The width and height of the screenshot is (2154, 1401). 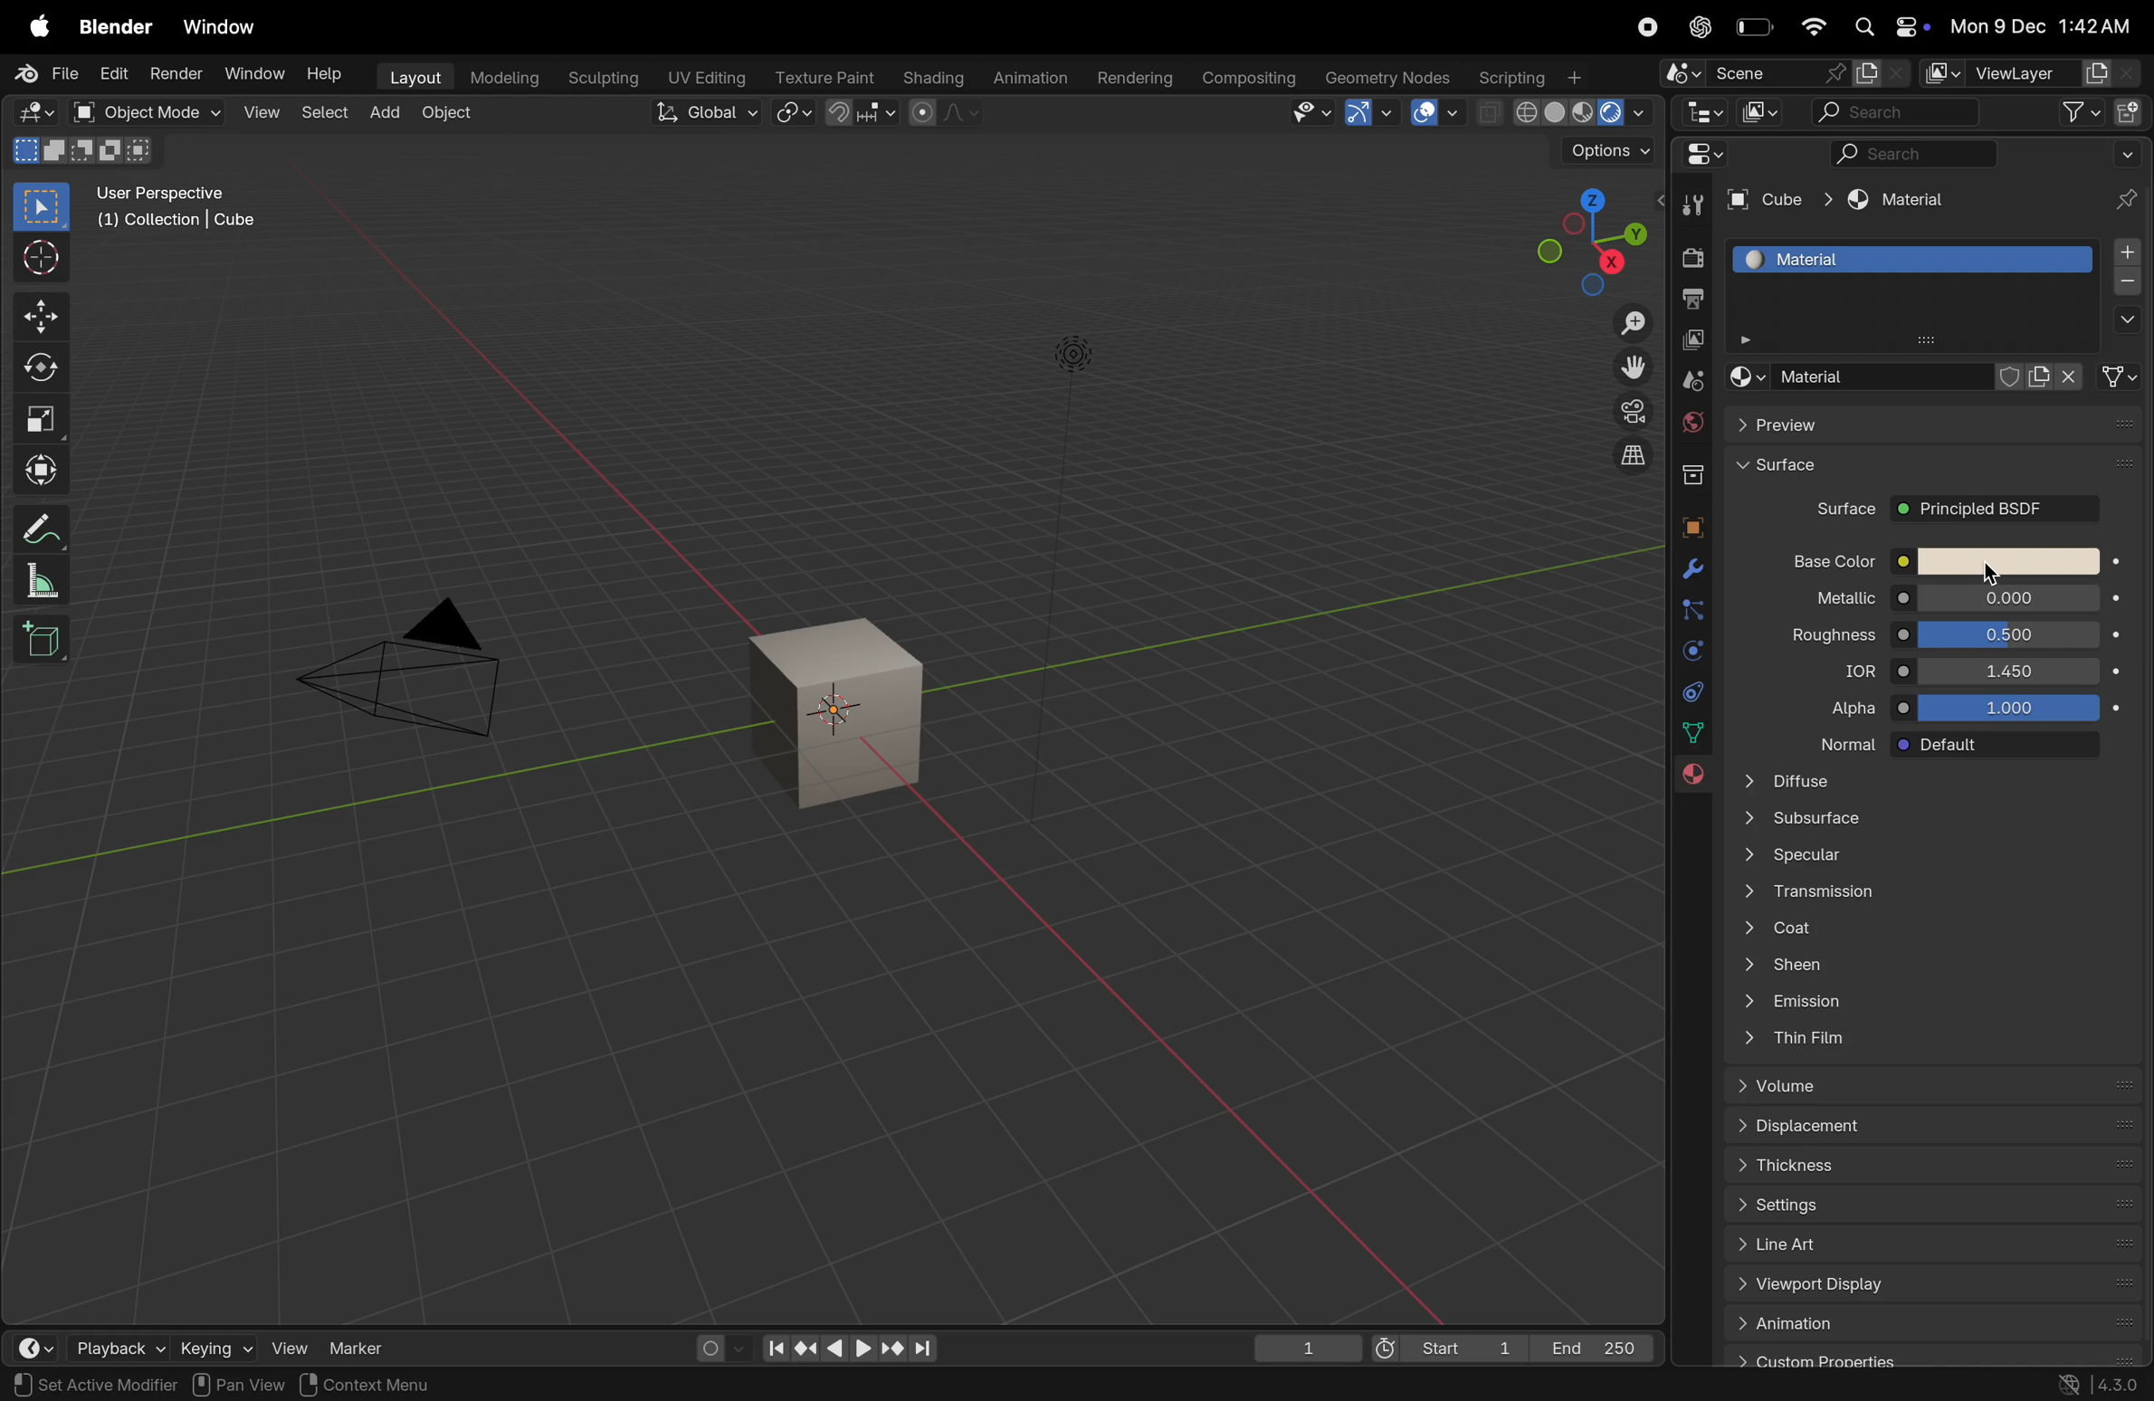 What do you see at coordinates (2125, 321) in the screenshot?
I see `options` at bounding box center [2125, 321].